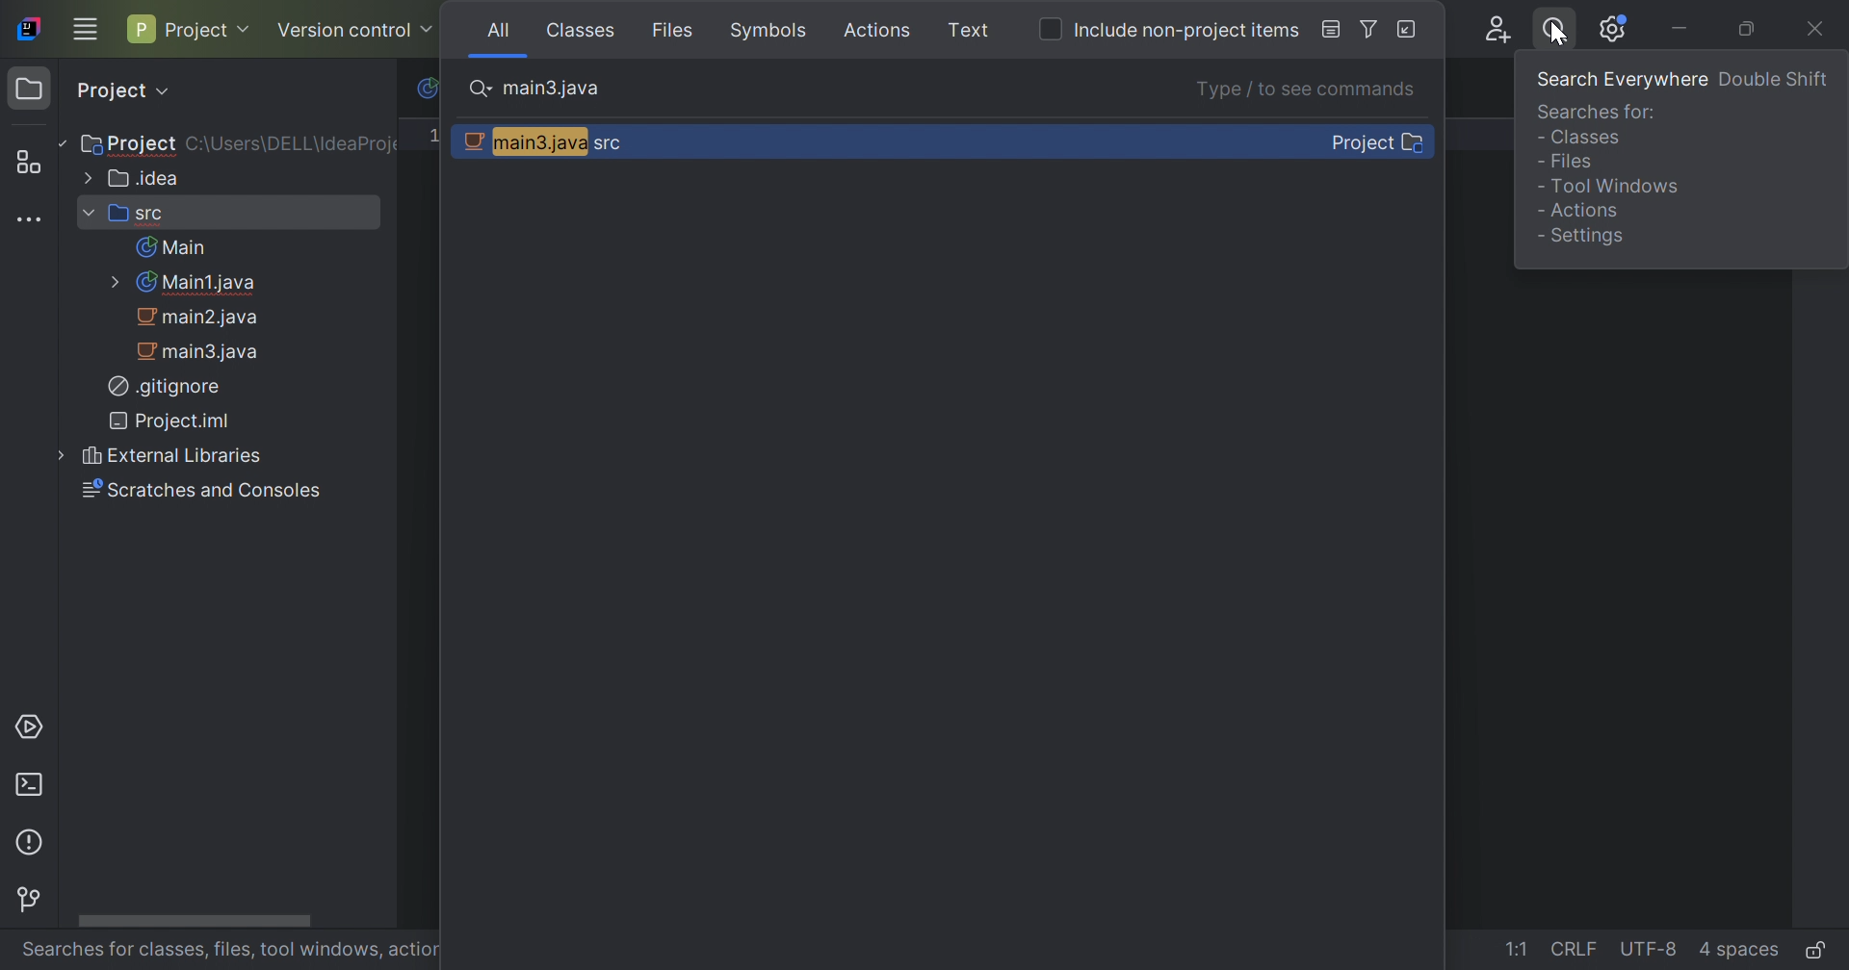  What do you see at coordinates (1185, 31) in the screenshot?
I see `Include non-project items` at bounding box center [1185, 31].